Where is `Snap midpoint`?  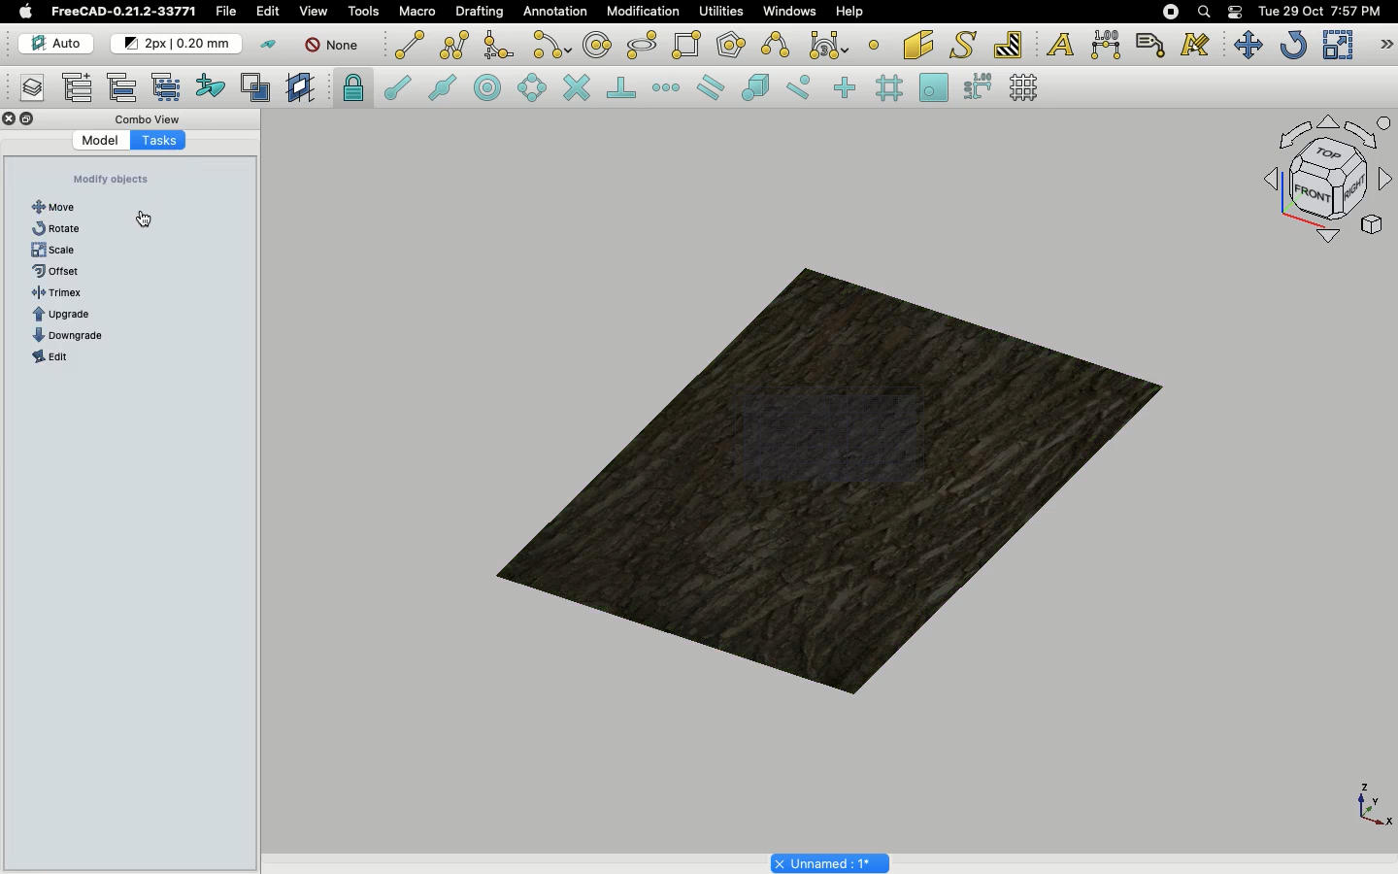
Snap midpoint is located at coordinates (444, 90).